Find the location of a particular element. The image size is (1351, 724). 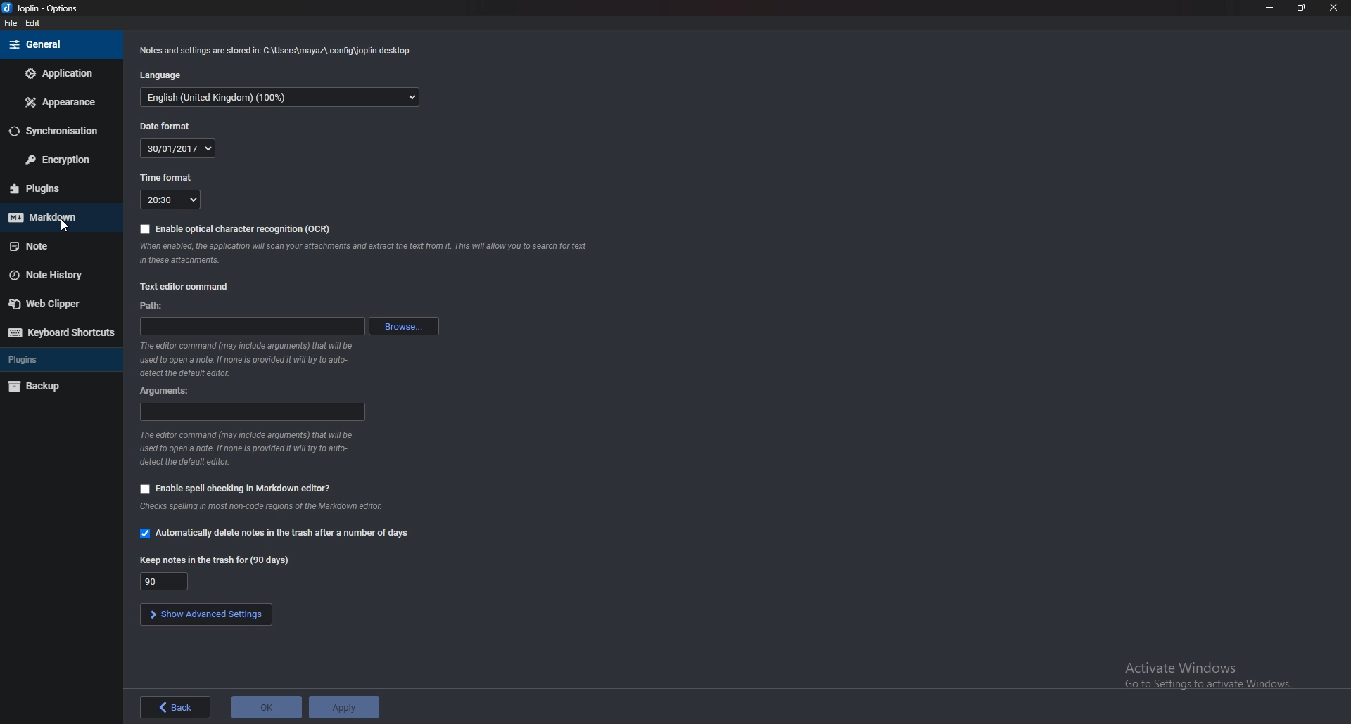

Date format is located at coordinates (179, 148).